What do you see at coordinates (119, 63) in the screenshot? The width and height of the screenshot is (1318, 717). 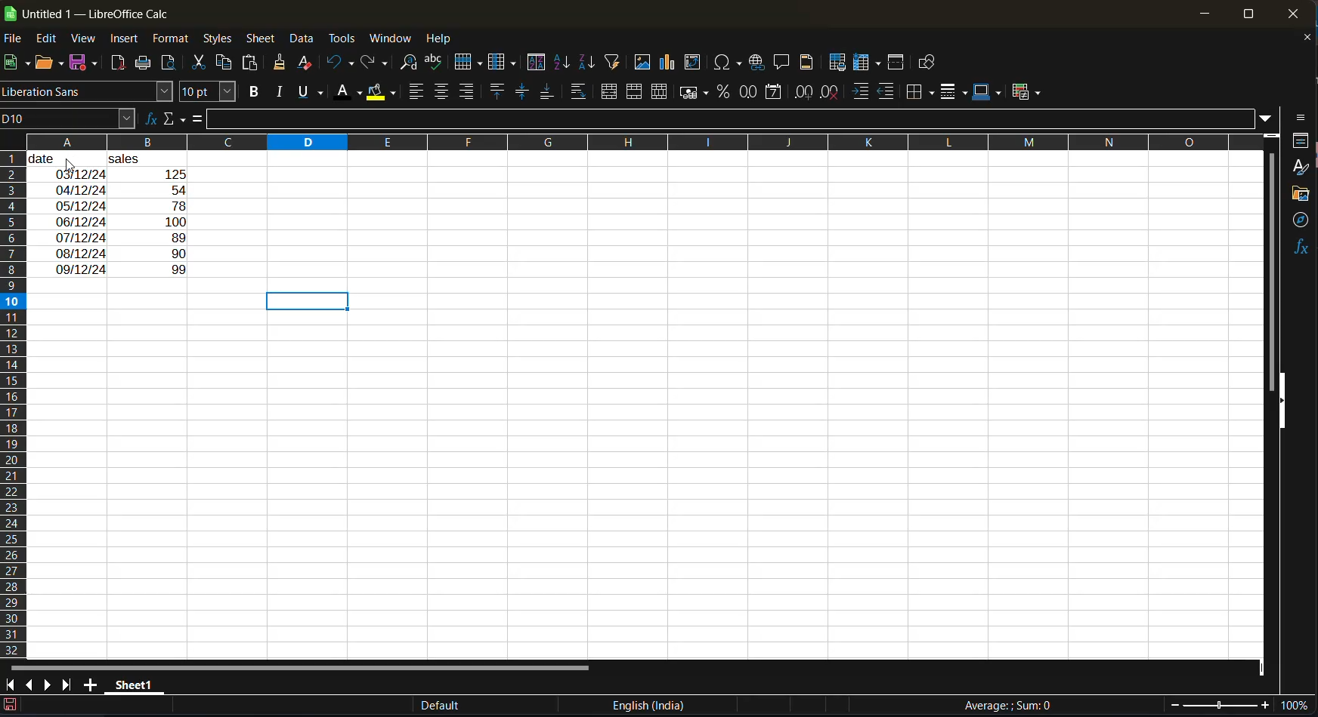 I see `export directly as pdf` at bounding box center [119, 63].